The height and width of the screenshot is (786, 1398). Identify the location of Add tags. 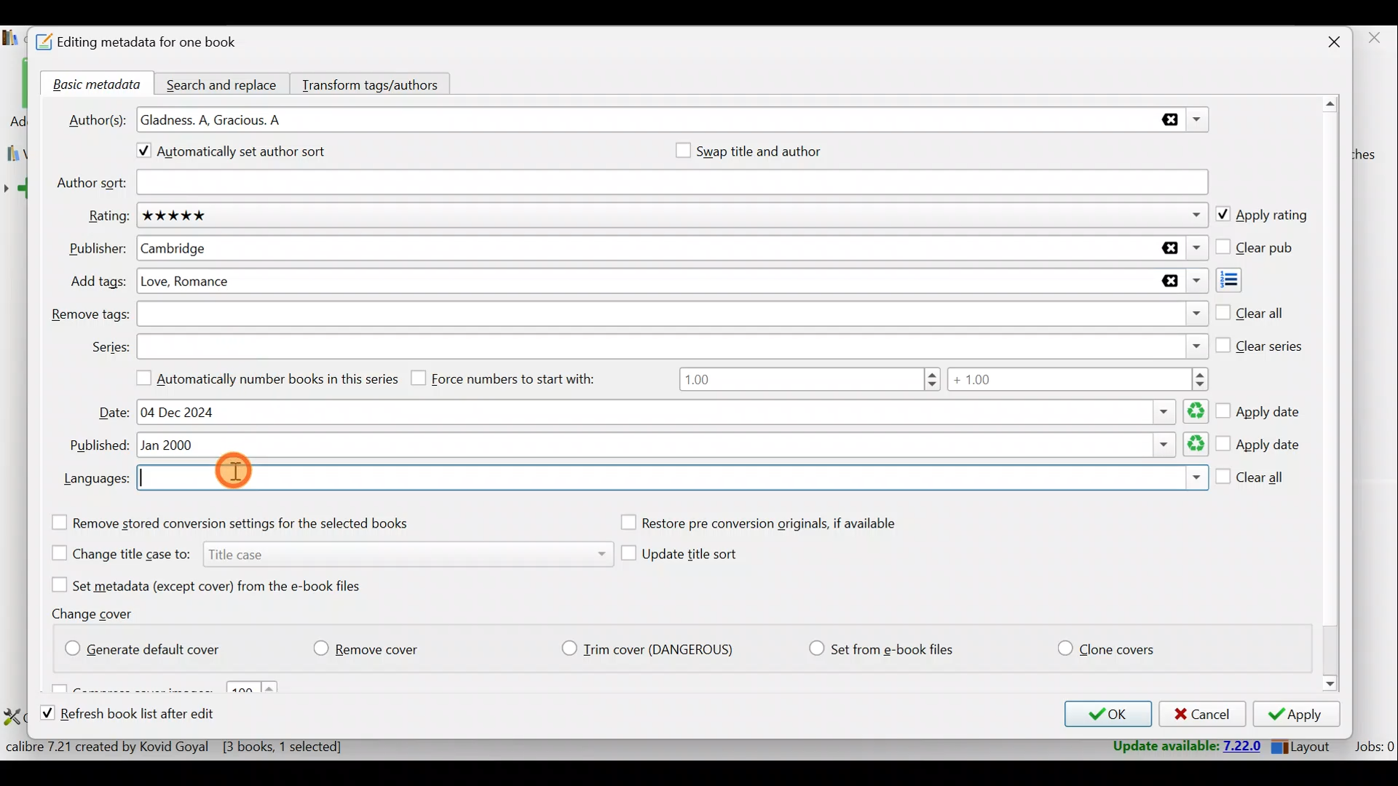
(1242, 280).